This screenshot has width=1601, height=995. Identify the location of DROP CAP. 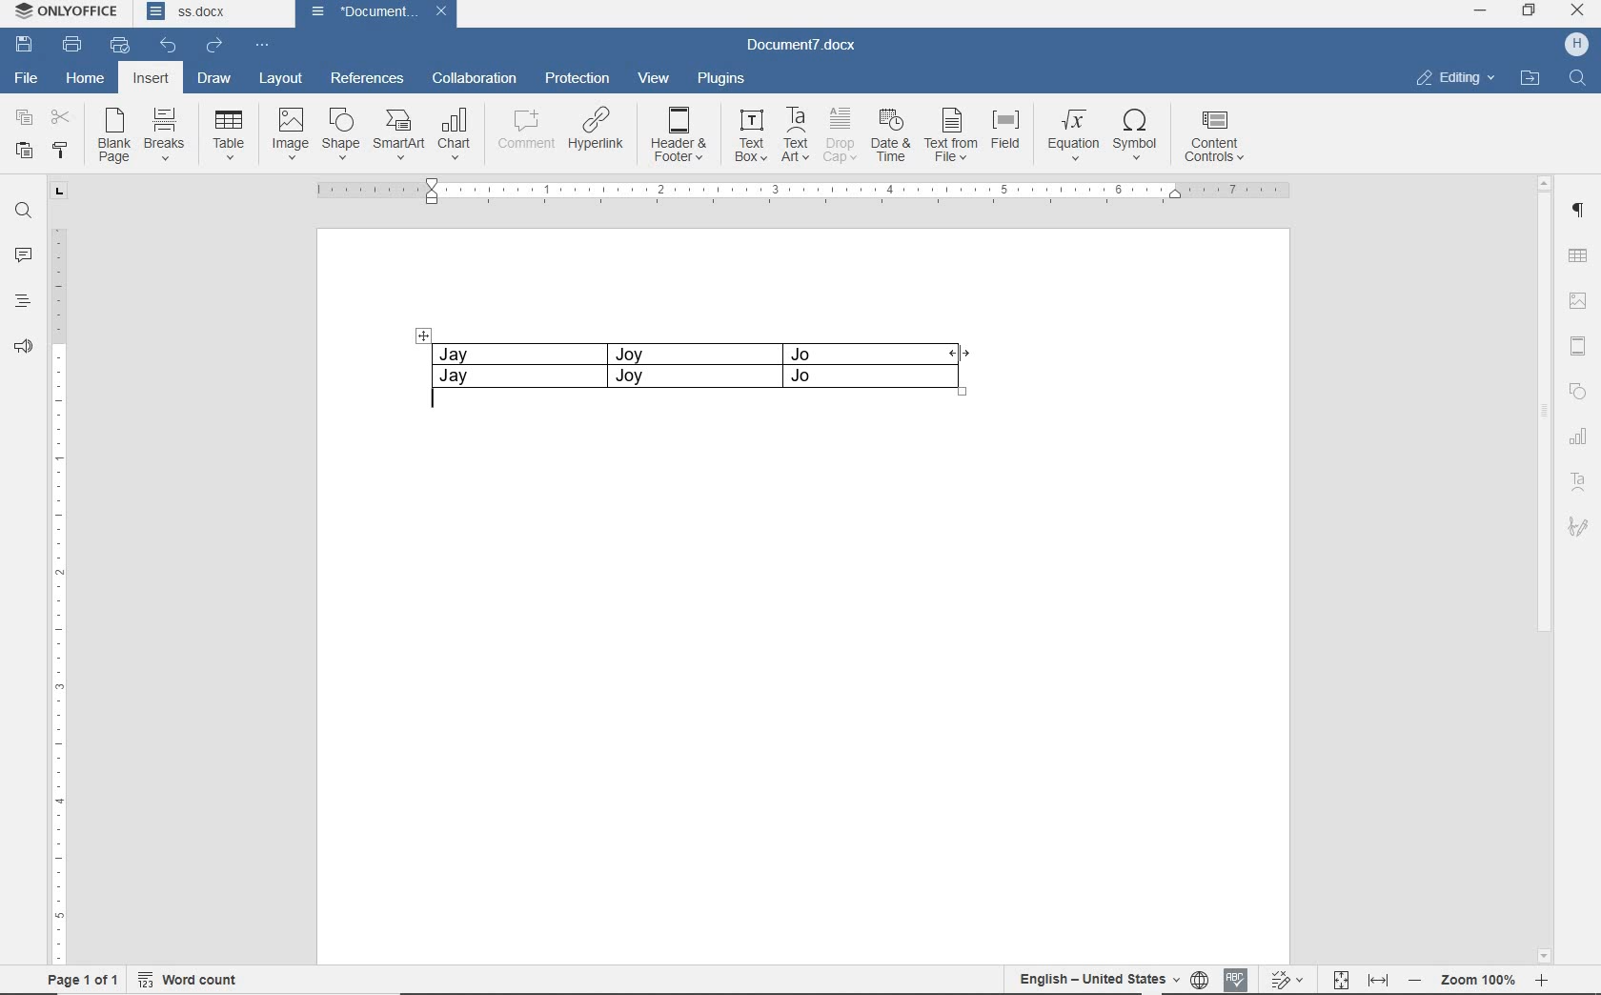
(839, 133).